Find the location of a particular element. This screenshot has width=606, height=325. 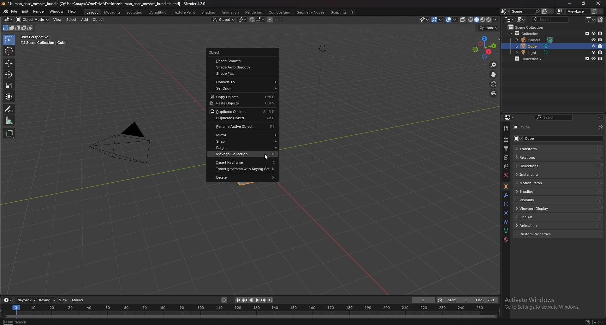

visibility is located at coordinates (534, 200).